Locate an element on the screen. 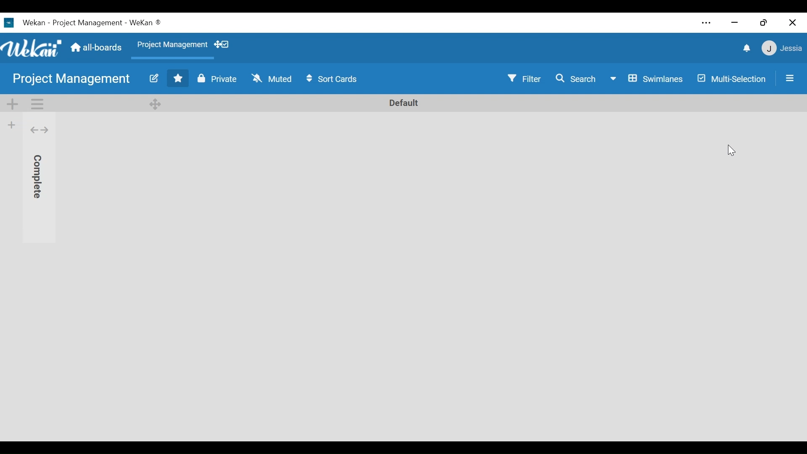  notification is located at coordinates (745, 48).